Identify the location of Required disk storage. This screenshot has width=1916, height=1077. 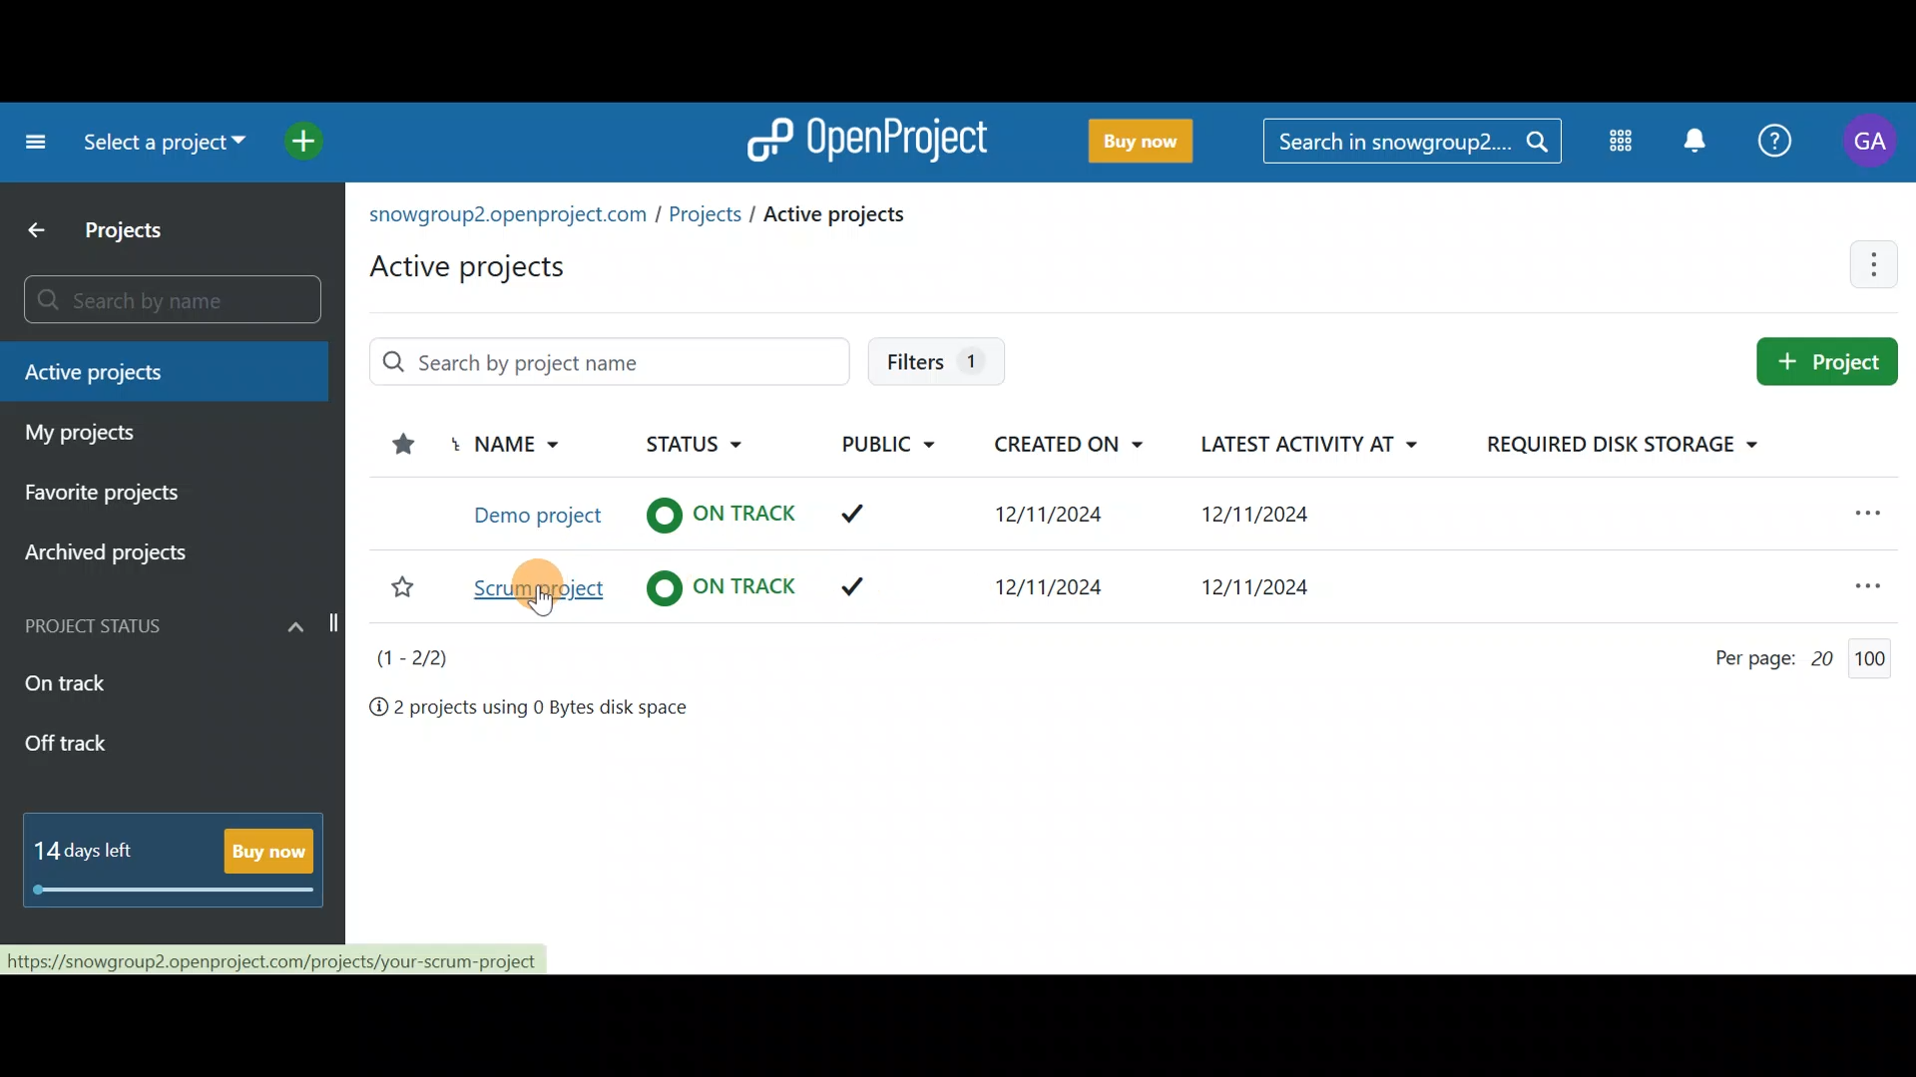
(1601, 444).